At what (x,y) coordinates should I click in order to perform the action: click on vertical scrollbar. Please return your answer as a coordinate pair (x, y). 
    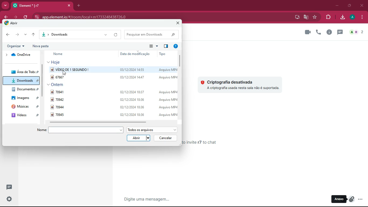
    Looking at the image, I should click on (43, 80).